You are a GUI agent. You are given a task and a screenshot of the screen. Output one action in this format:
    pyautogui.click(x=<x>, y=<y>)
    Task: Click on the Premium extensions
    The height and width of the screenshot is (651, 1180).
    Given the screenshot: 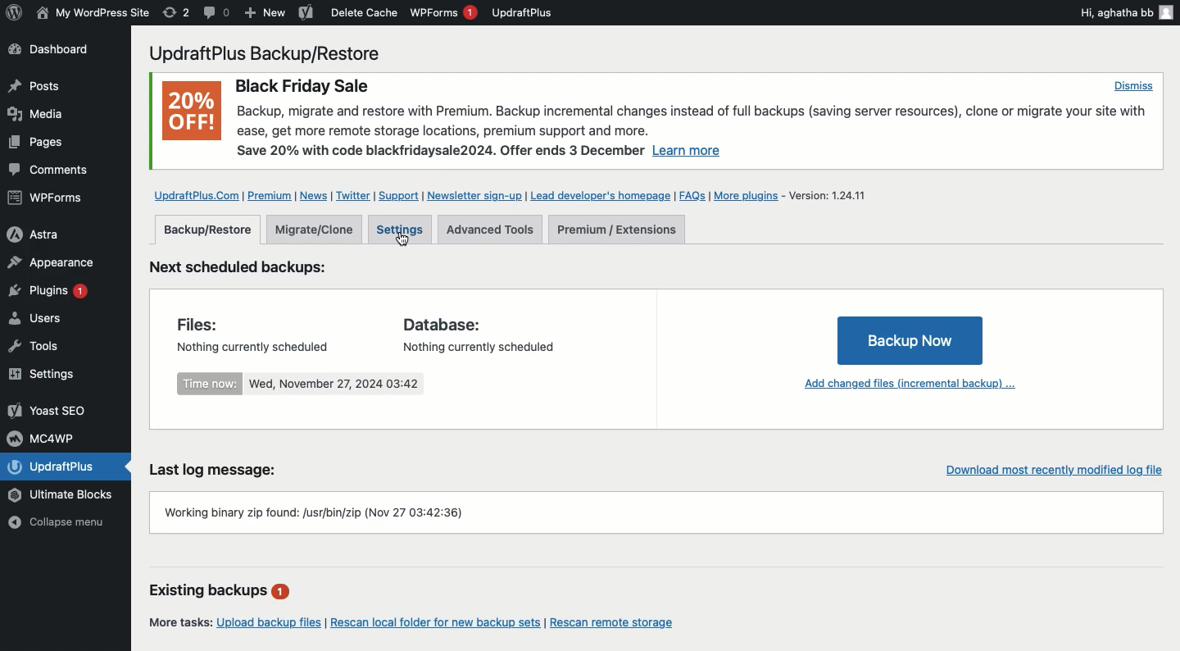 What is the action you would take?
    pyautogui.click(x=616, y=230)
    